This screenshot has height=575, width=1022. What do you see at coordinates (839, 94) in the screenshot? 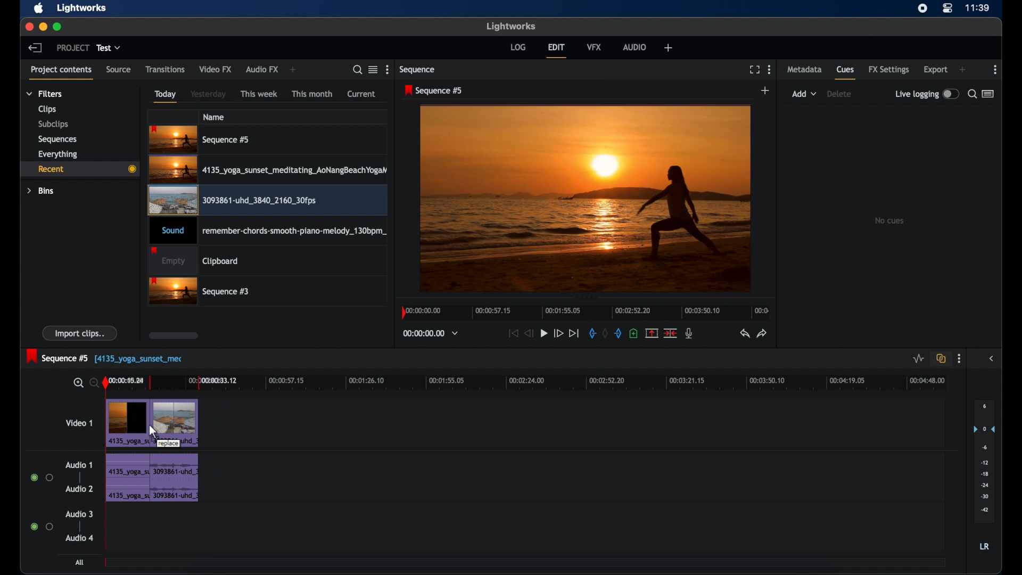
I see `delete` at bounding box center [839, 94].